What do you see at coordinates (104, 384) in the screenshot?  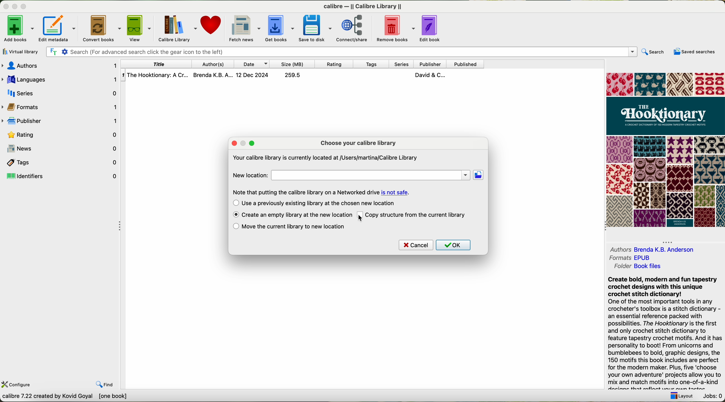 I see `find` at bounding box center [104, 384].